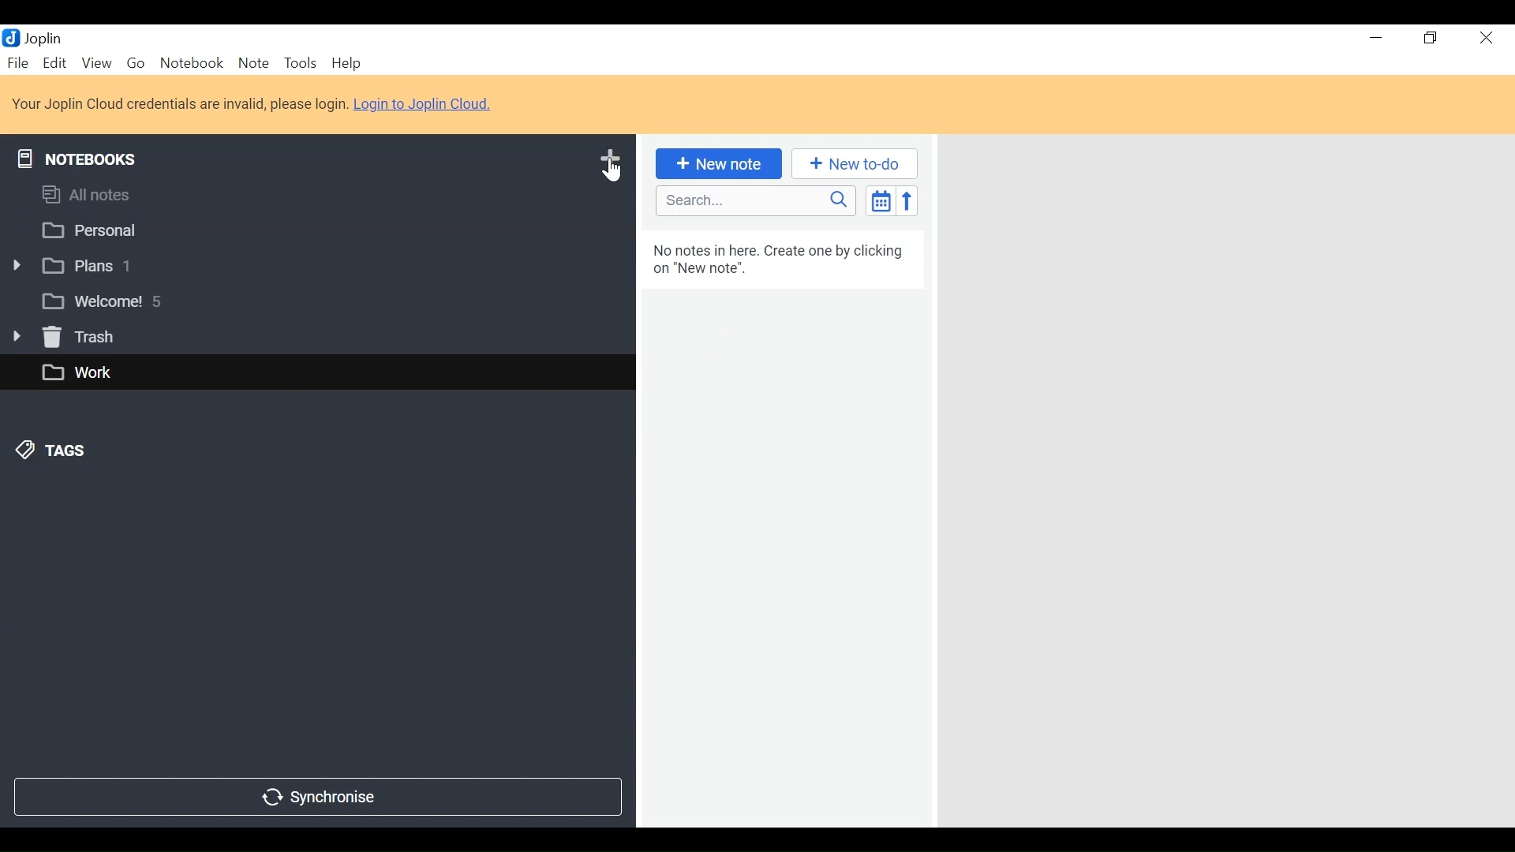 The height and width of the screenshot is (852, 1515). What do you see at coordinates (610, 159) in the screenshot?
I see `Add Notebook` at bounding box center [610, 159].